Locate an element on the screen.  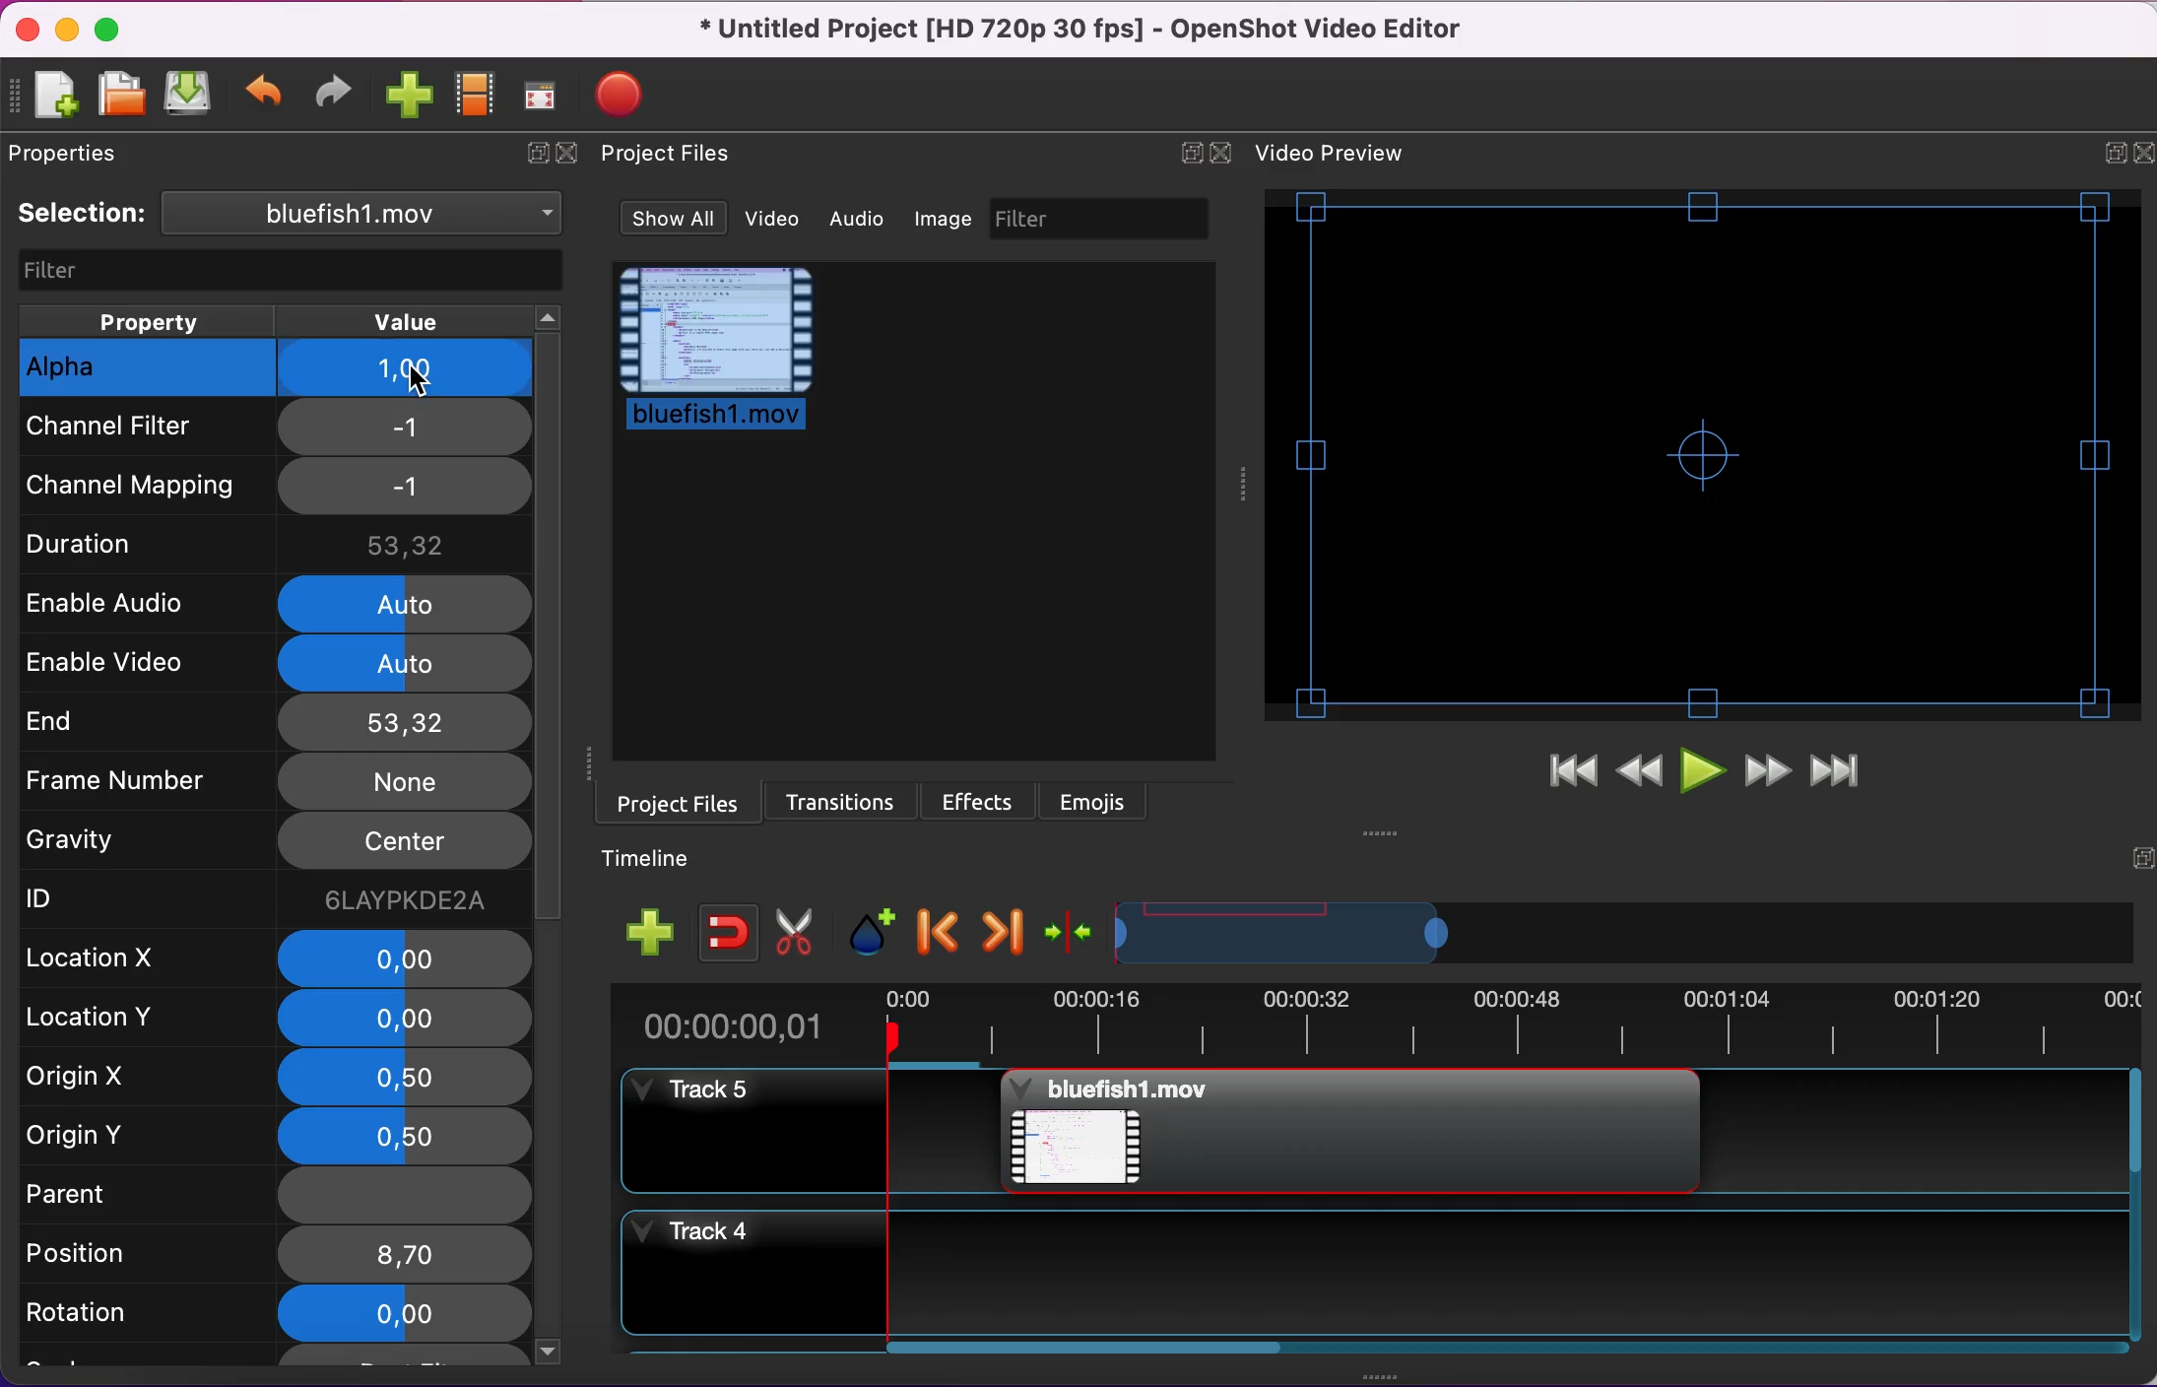
expand/hide is located at coordinates (537, 153).